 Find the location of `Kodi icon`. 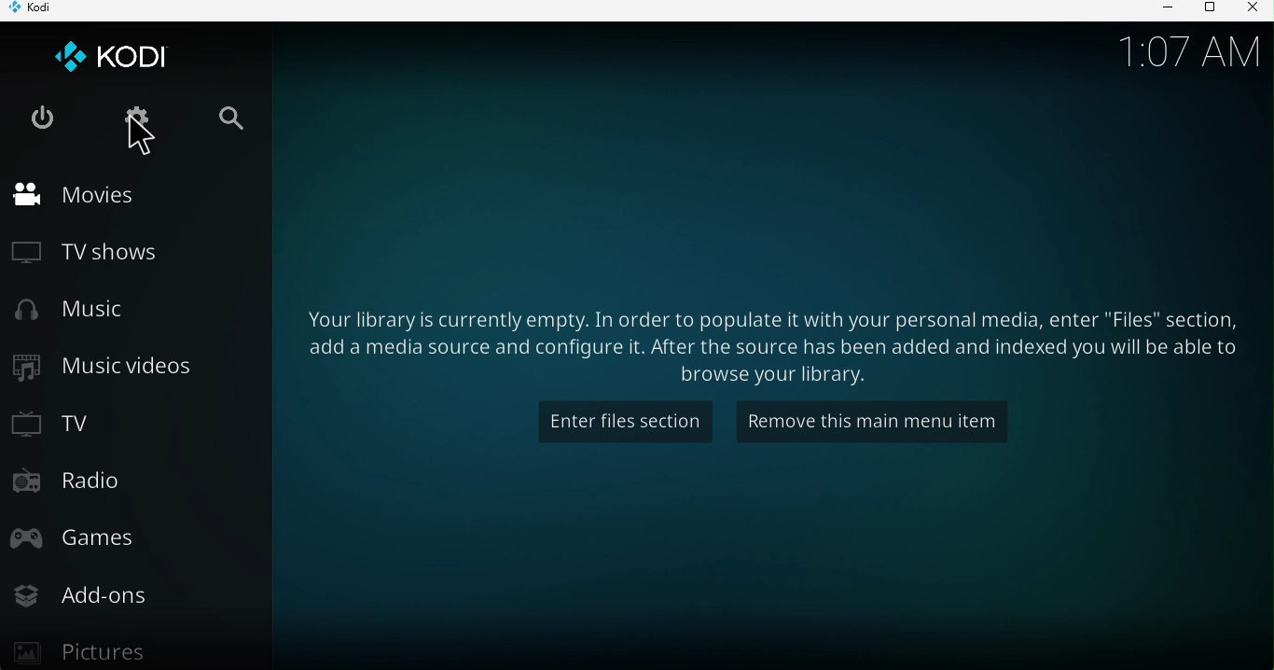

Kodi icon is located at coordinates (39, 11).